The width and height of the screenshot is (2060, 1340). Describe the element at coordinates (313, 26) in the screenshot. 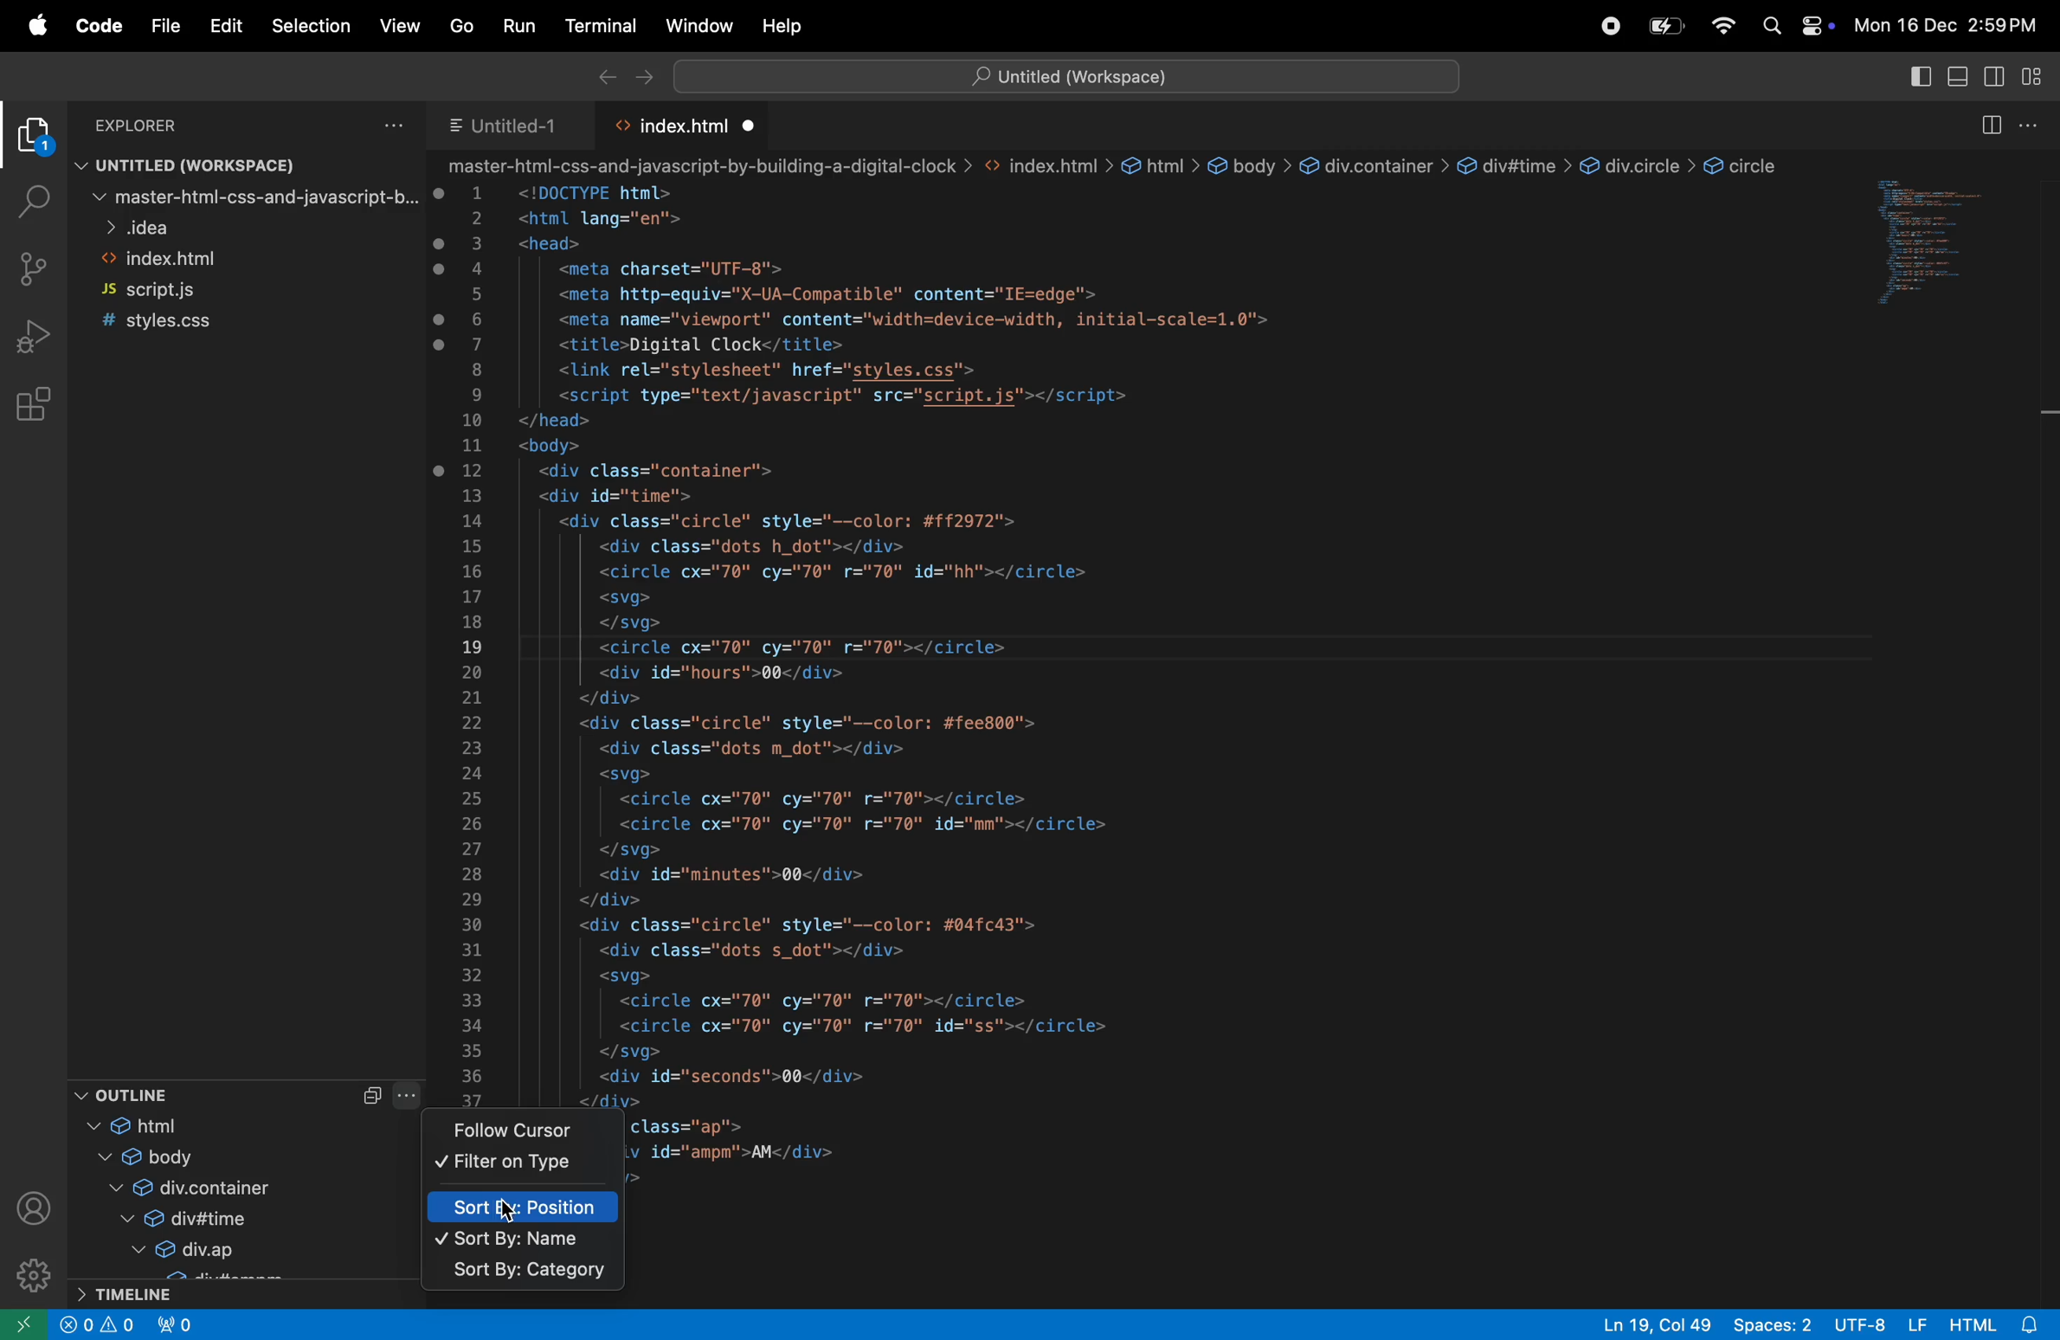

I see `selection` at that location.